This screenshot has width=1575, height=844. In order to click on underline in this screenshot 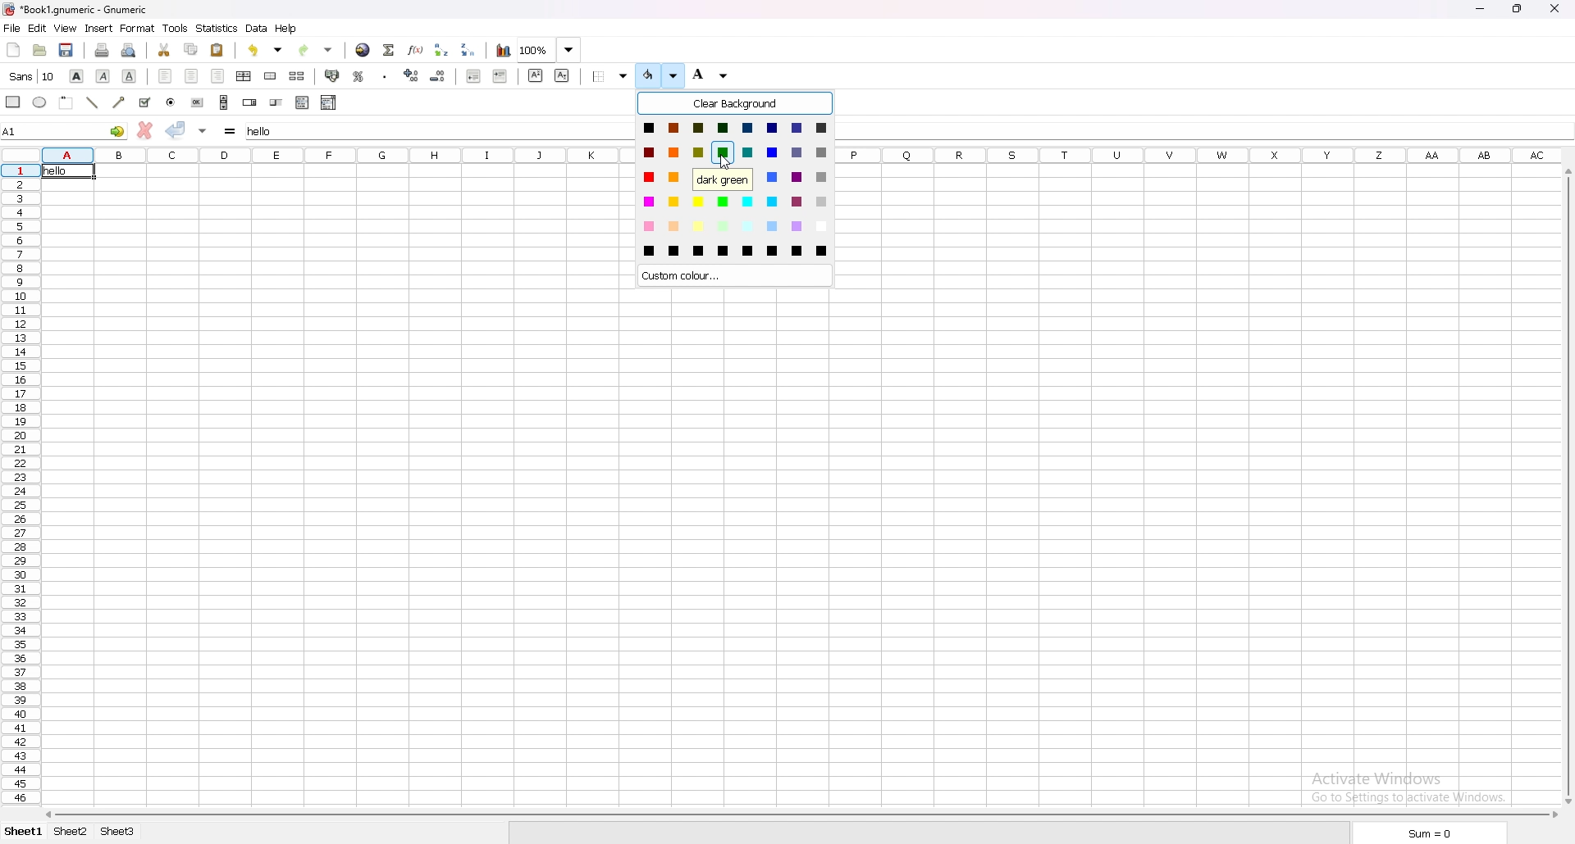, I will do `click(130, 76)`.